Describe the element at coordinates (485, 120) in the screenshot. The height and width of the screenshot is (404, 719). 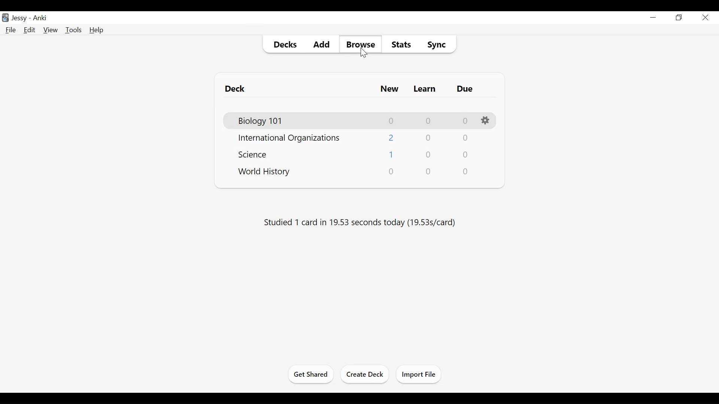
I see `Options` at that location.